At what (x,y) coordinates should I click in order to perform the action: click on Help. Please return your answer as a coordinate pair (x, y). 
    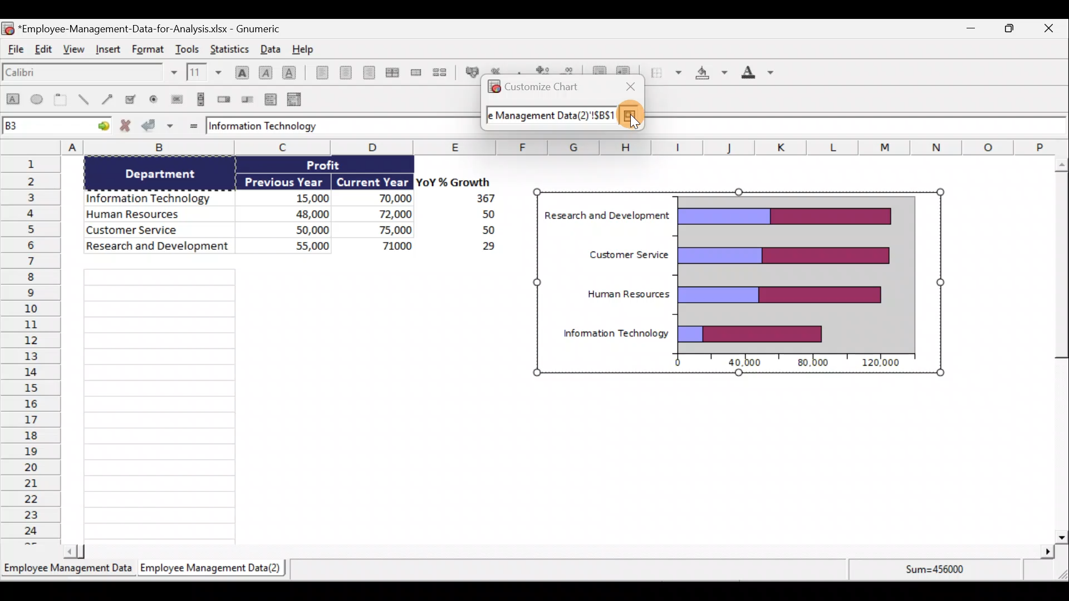
    Looking at the image, I should click on (303, 48).